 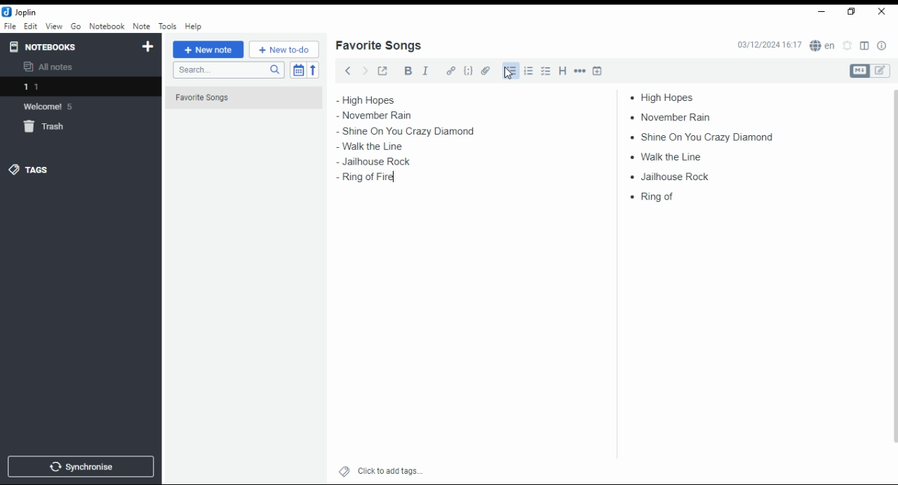 I want to click on november rain, so click(x=384, y=116).